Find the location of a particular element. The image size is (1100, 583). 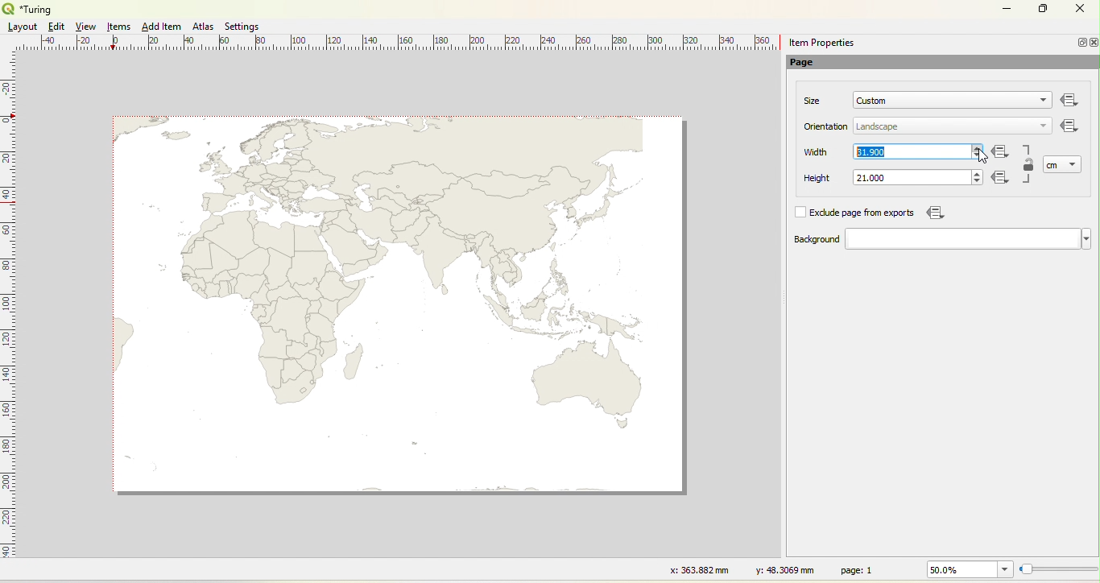

Background is located at coordinates (800, 240).